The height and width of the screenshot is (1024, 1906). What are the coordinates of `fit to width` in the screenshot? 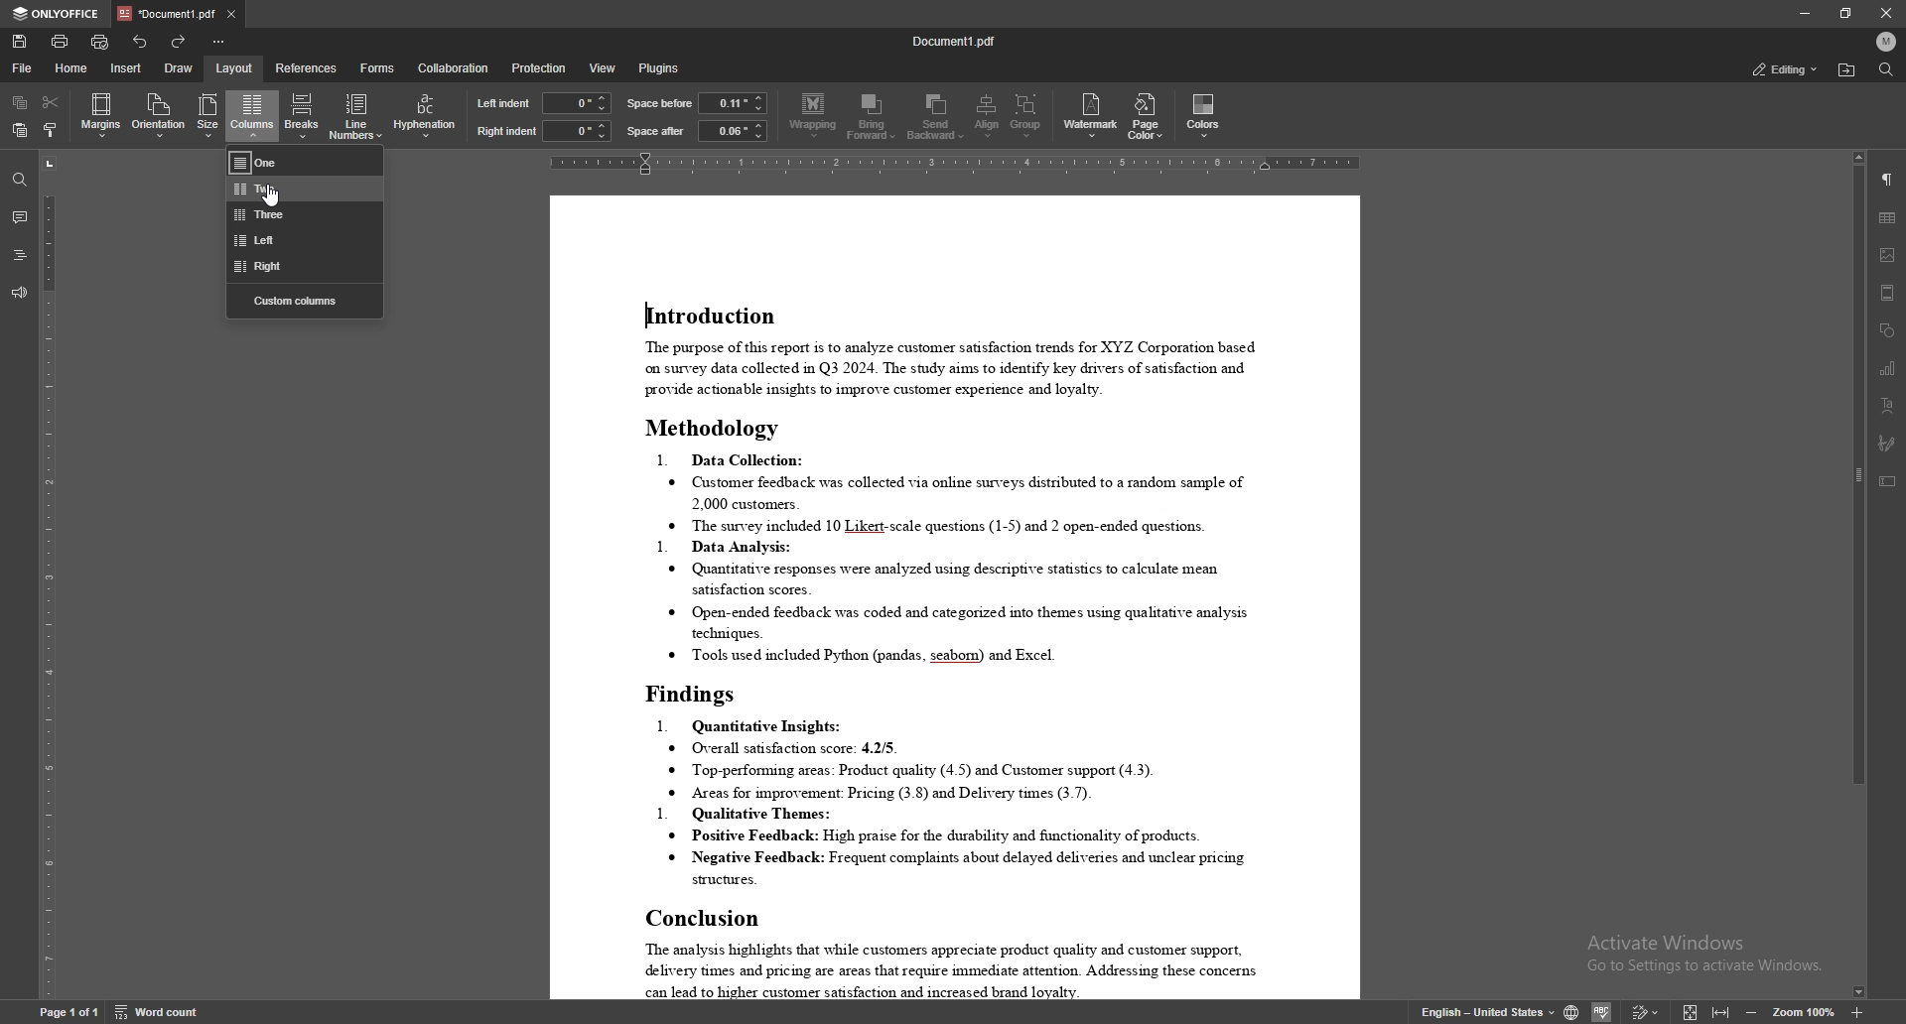 It's located at (1723, 1011).